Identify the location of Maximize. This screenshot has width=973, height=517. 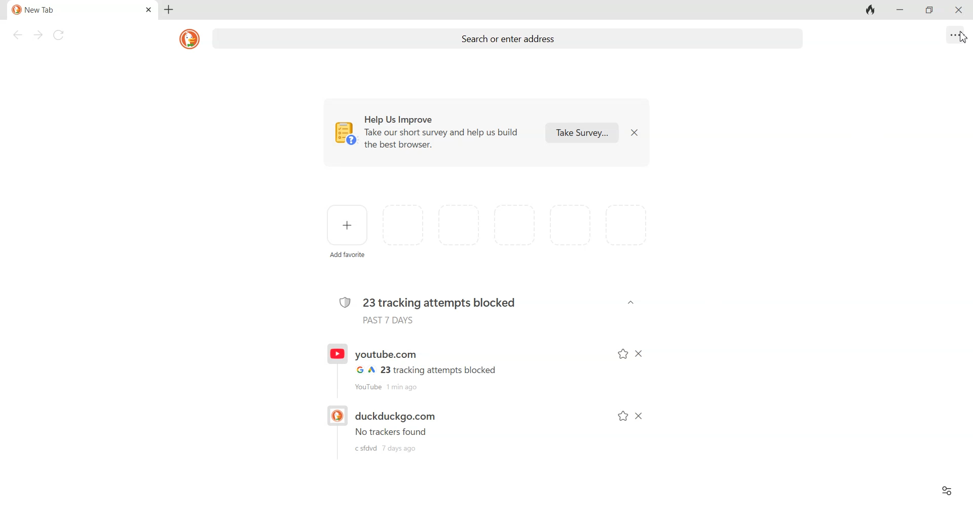
(931, 11).